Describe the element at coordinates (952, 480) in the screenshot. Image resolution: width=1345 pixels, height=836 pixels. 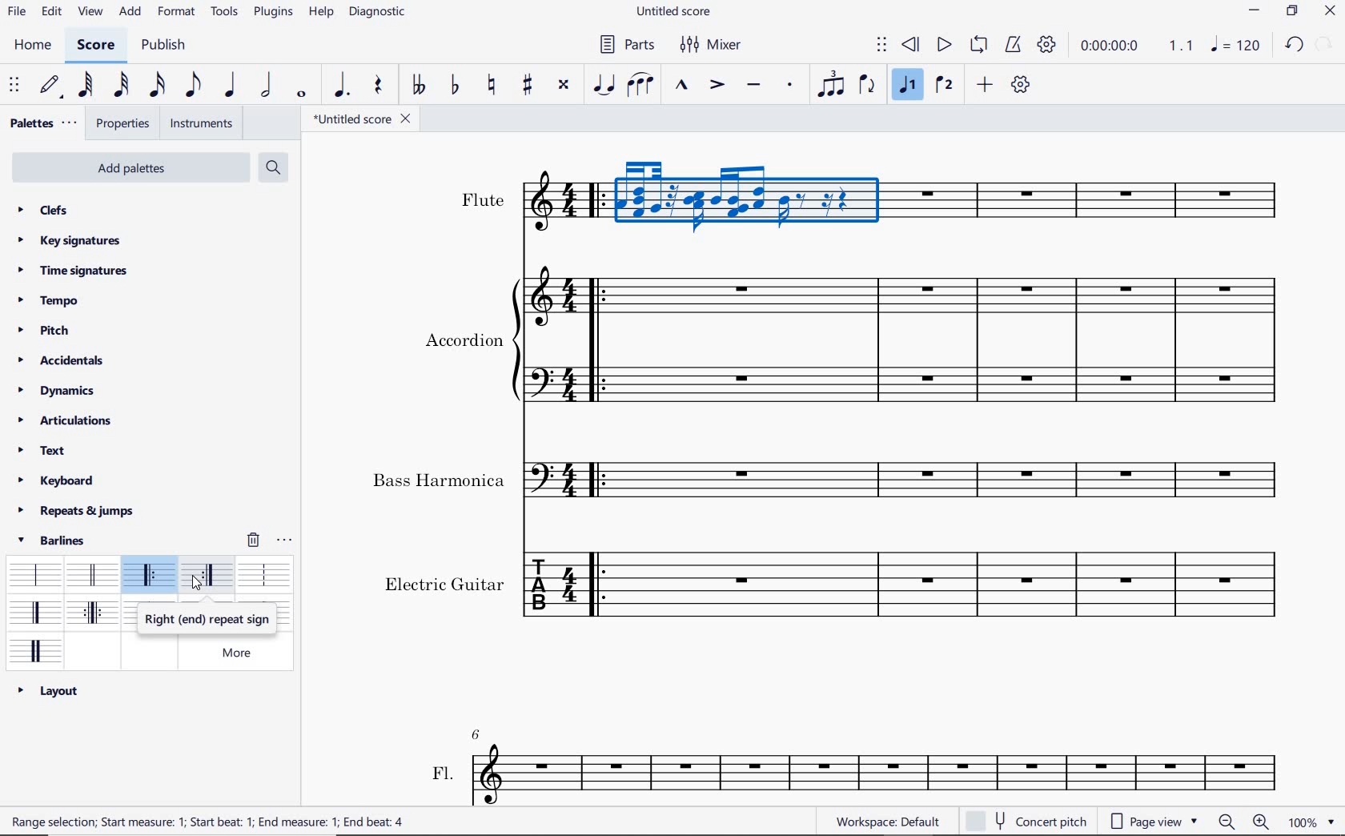
I see `Instrument: Electric guitar` at that location.